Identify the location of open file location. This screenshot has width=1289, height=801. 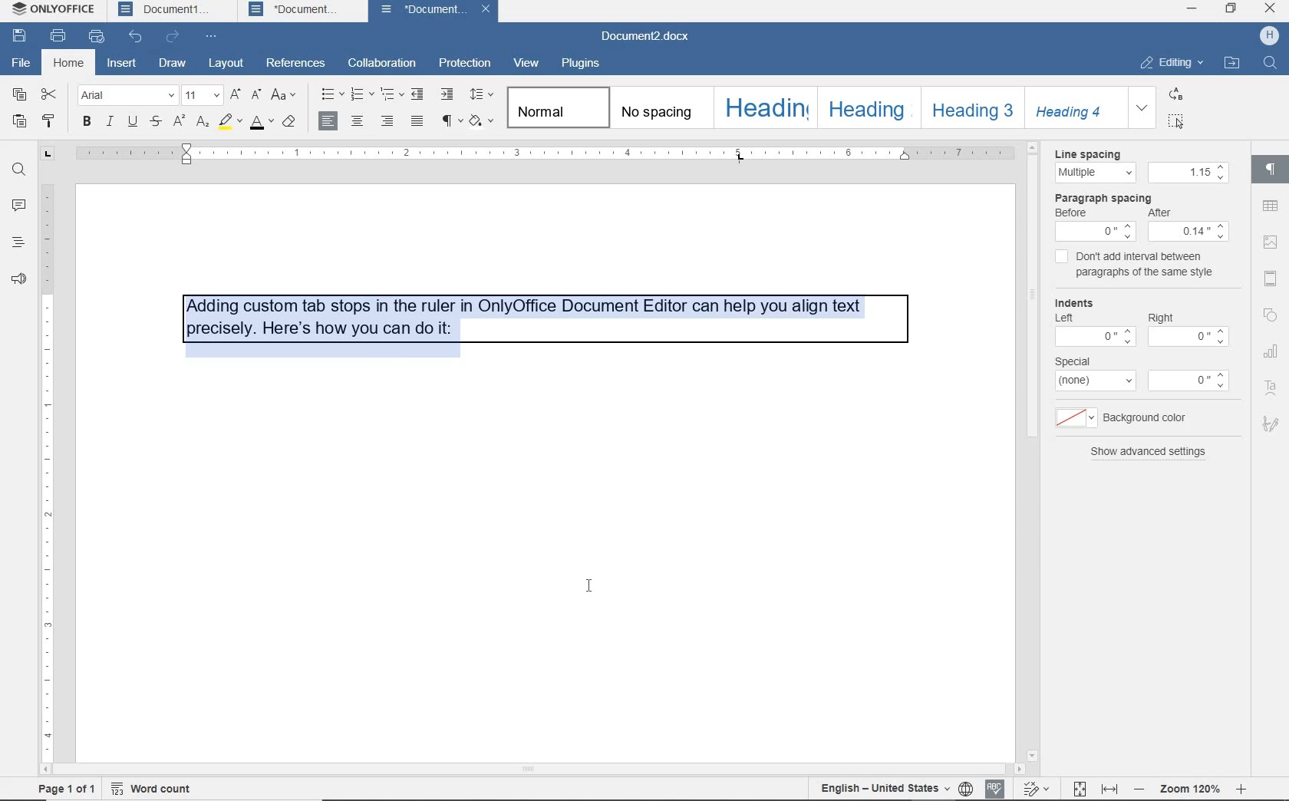
(1232, 63).